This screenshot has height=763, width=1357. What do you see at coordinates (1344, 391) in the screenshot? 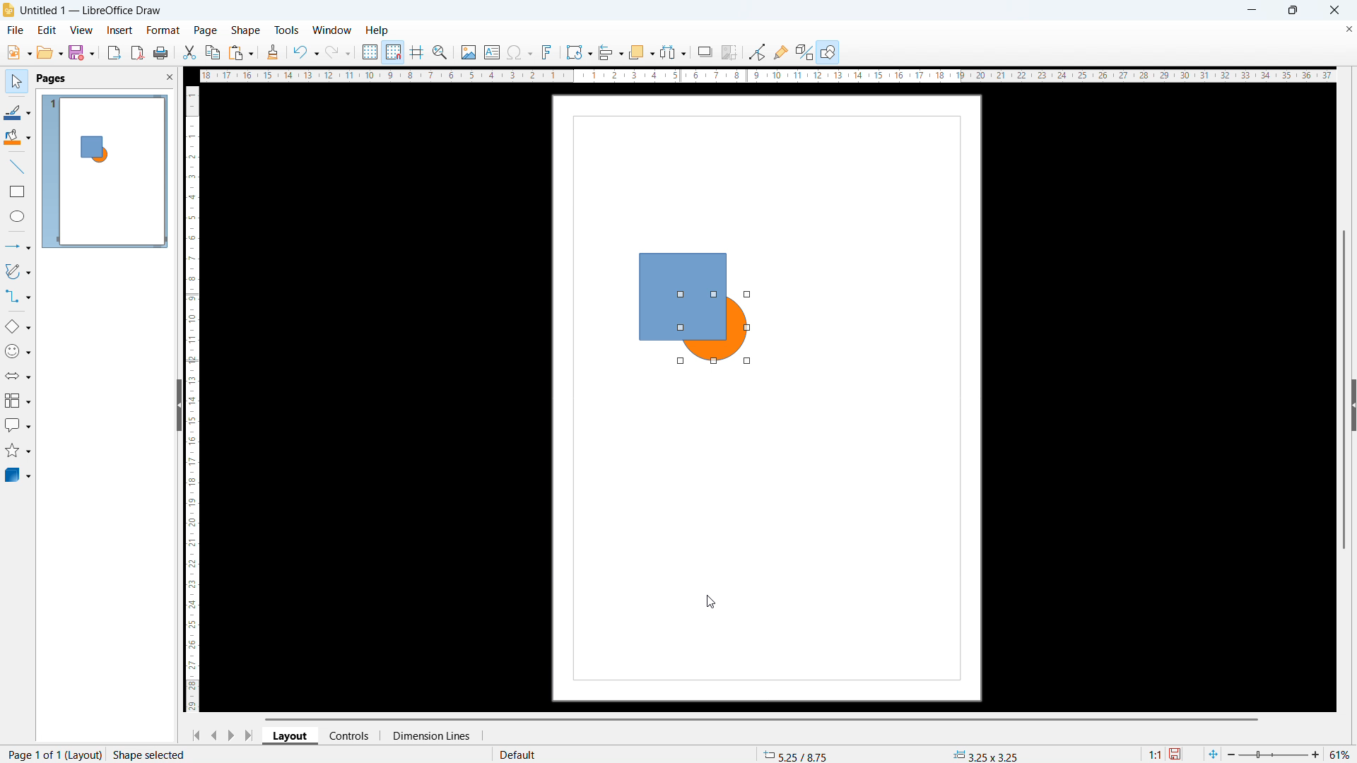
I see `Vertical scroll bar ` at bounding box center [1344, 391].